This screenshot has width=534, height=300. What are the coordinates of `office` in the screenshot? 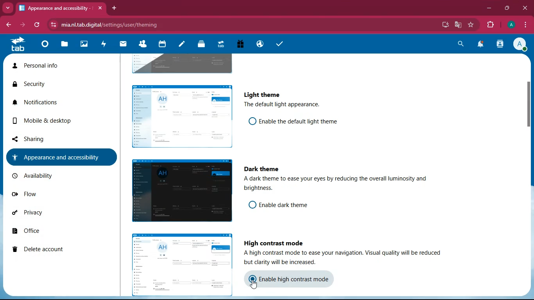 It's located at (49, 232).